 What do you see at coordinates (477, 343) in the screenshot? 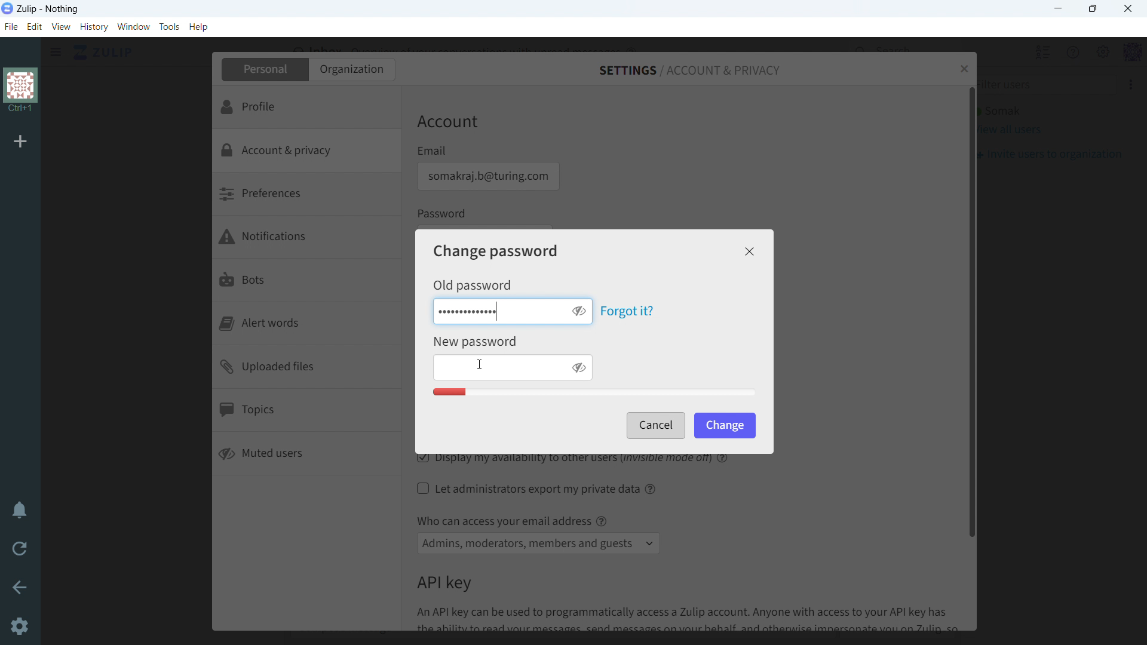
I see `New Password` at bounding box center [477, 343].